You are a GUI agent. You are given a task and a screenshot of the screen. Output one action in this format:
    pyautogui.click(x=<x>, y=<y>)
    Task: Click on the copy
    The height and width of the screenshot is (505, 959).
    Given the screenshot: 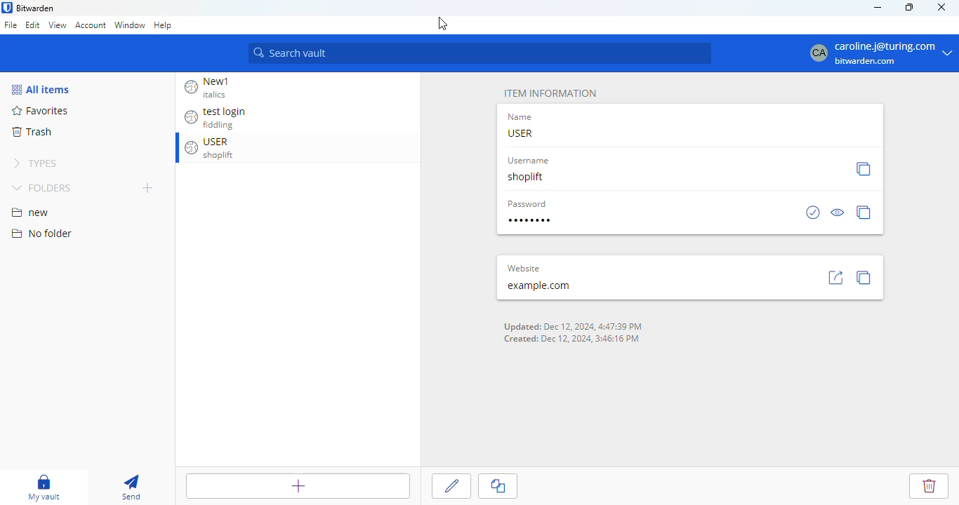 What is the action you would take?
    pyautogui.click(x=865, y=278)
    